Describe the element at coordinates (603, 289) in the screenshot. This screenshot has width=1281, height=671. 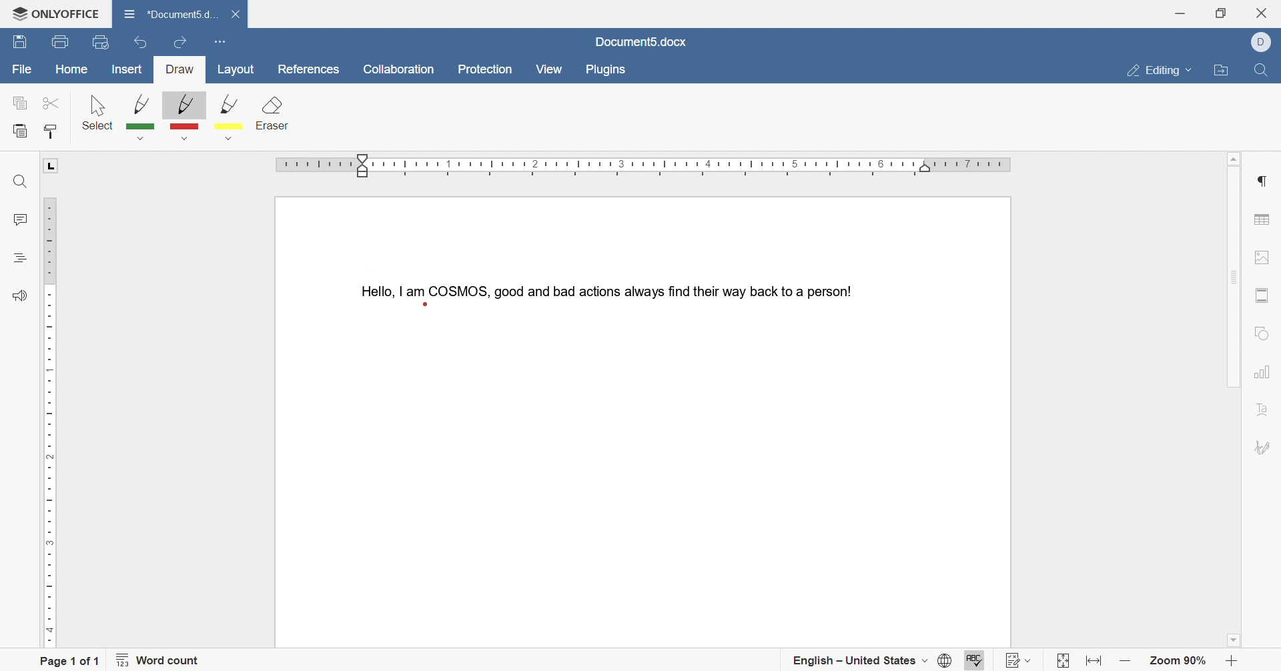
I see `Hello, I am COSMIS, good and bad actions always find their way back to a person!` at that location.